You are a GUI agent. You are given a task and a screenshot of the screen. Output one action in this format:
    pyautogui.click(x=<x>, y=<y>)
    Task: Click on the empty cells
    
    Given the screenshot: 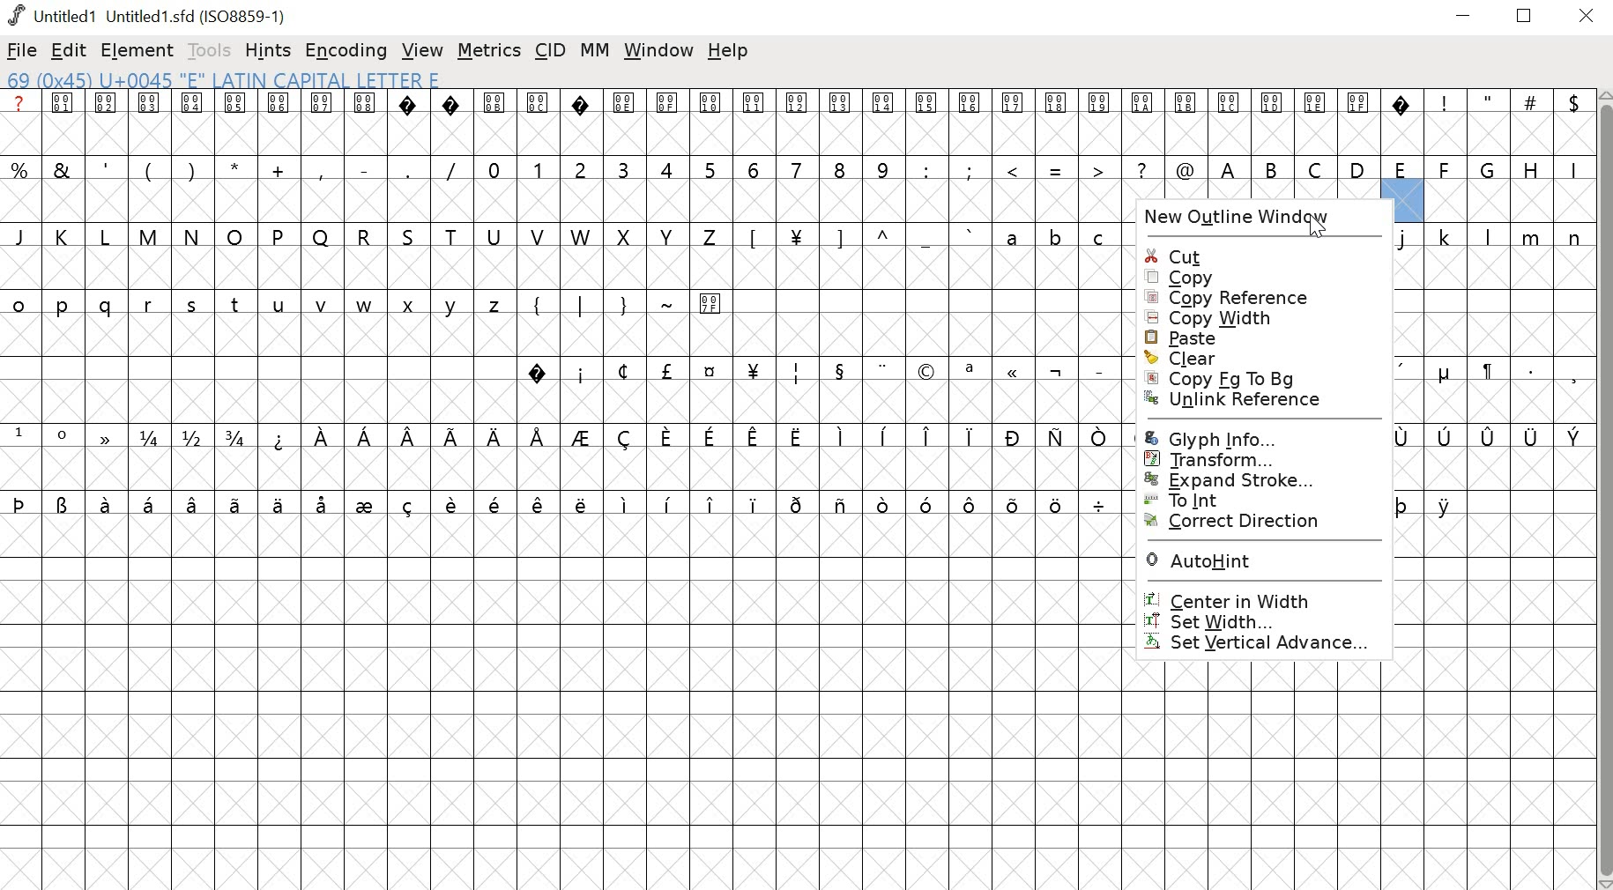 What is the action you would take?
    pyautogui.click(x=1491, y=202)
    